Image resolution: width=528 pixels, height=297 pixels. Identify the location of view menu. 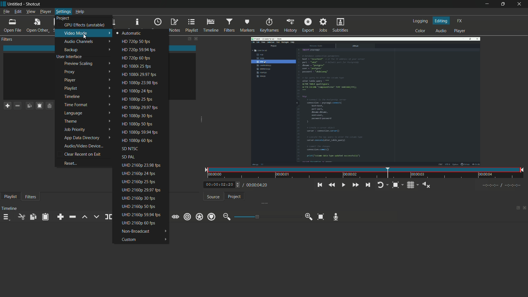
(31, 12).